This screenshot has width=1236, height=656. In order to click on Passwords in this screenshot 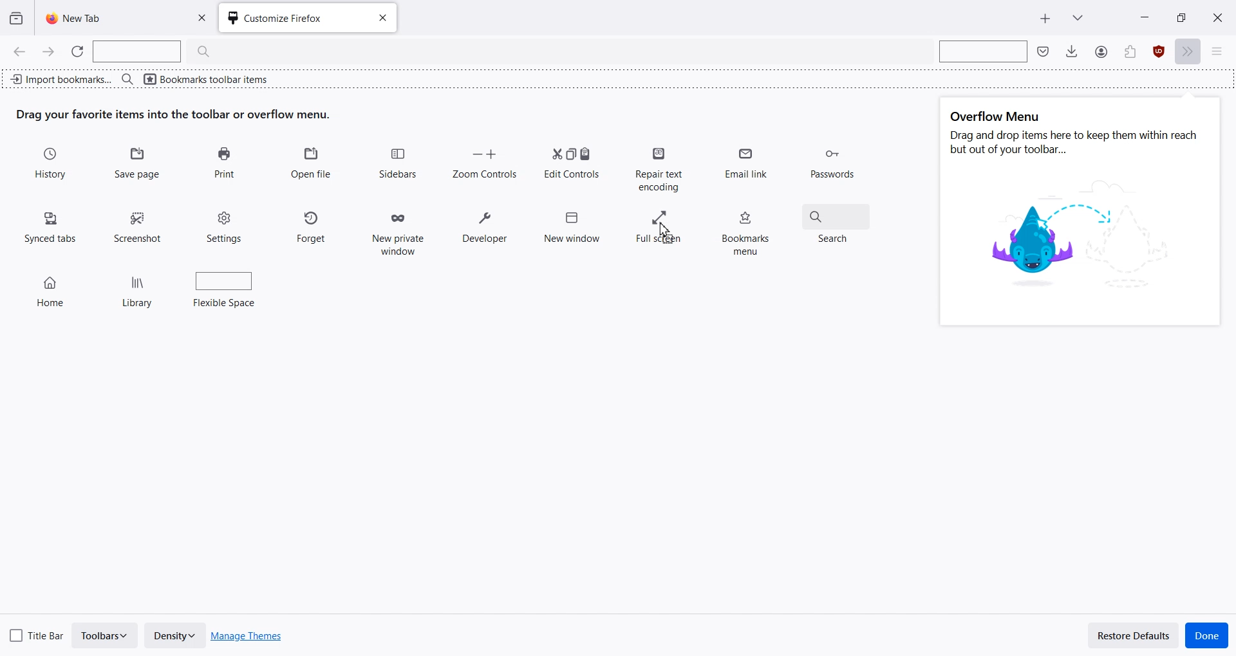, I will do `click(831, 165)`.